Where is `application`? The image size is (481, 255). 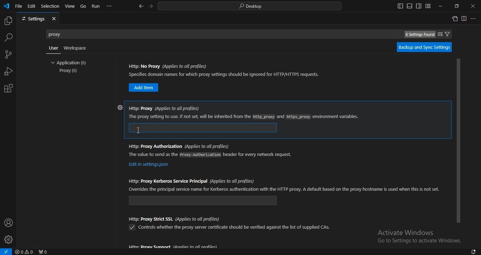 application is located at coordinates (70, 63).